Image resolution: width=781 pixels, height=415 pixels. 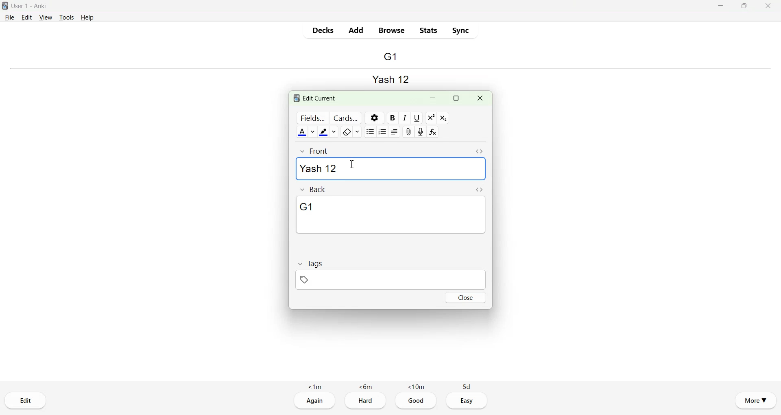 What do you see at coordinates (356, 30) in the screenshot?
I see `Add` at bounding box center [356, 30].